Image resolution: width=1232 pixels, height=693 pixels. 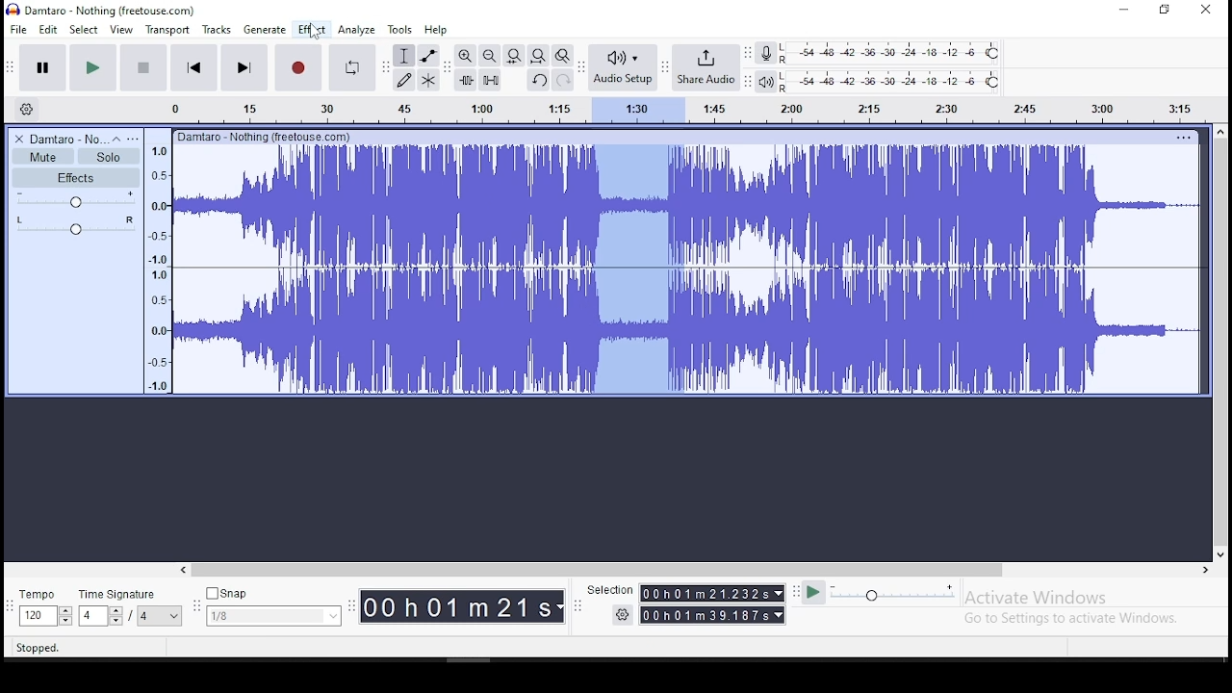 What do you see at coordinates (115, 139) in the screenshot?
I see `collapse` at bounding box center [115, 139].